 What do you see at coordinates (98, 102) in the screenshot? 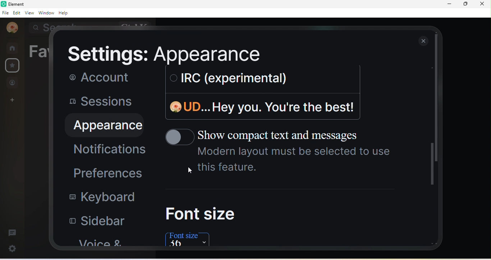
I see `sessions` at bounding box center [98, 102].